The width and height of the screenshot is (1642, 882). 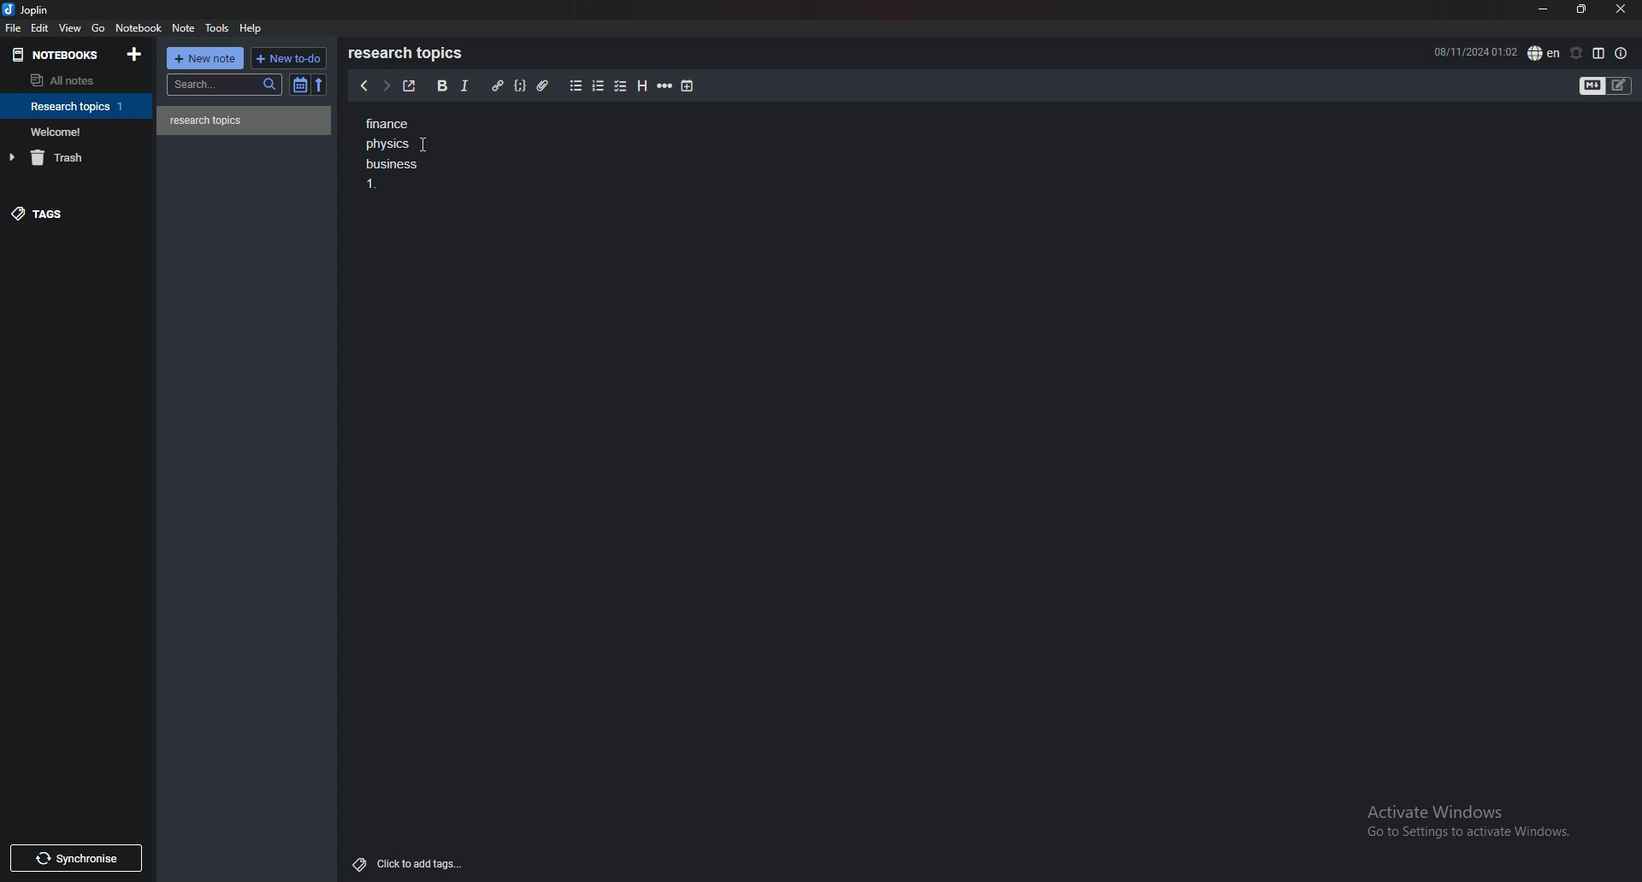 What do you see at coordinates (521, 85) in the screenshot?
I see `code` at bounding box center [521, 85].